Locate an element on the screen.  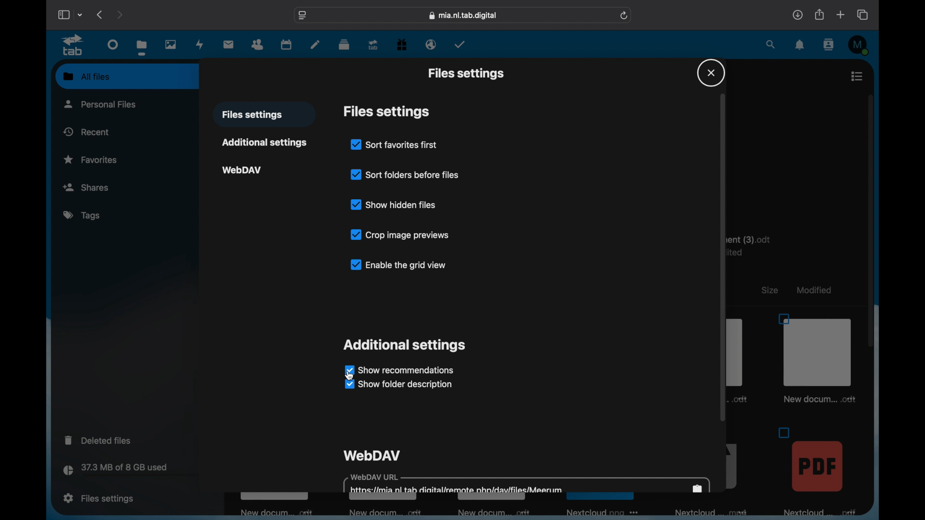
recent is located at coordinates (87, 131).